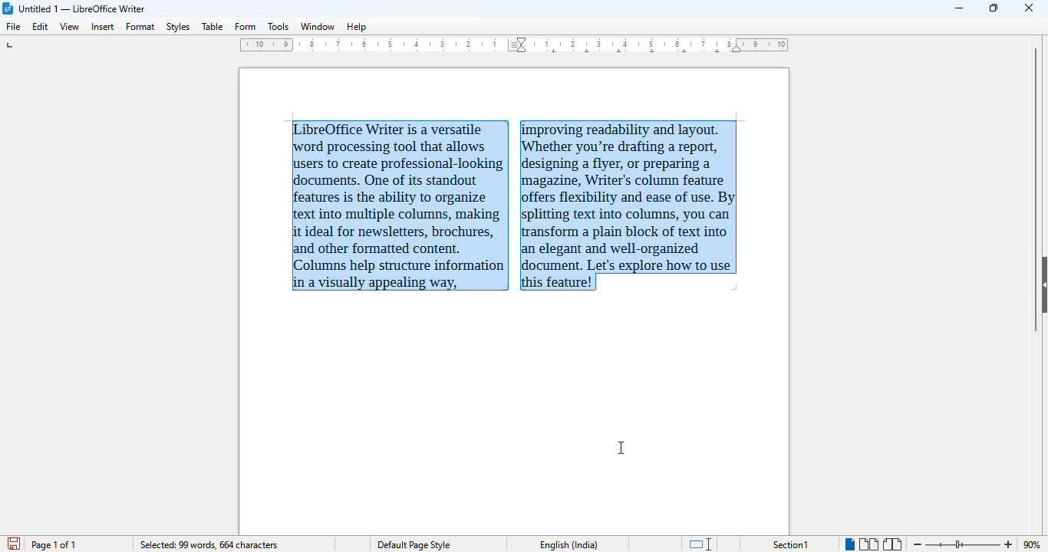 Image resolution: width=1048 pixels, height=552 pixels. Describe the element at coordinates (361, 46) in the screenshot. I see `ruler` at that location.